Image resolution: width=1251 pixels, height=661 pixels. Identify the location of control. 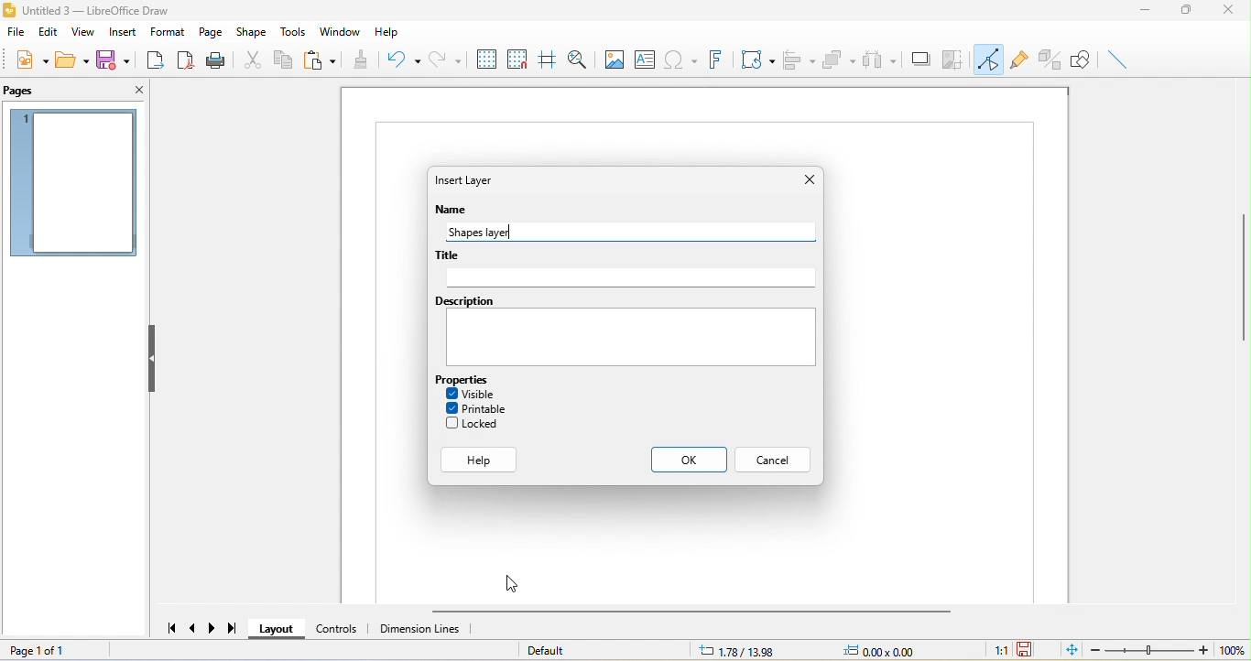
(338, 629).